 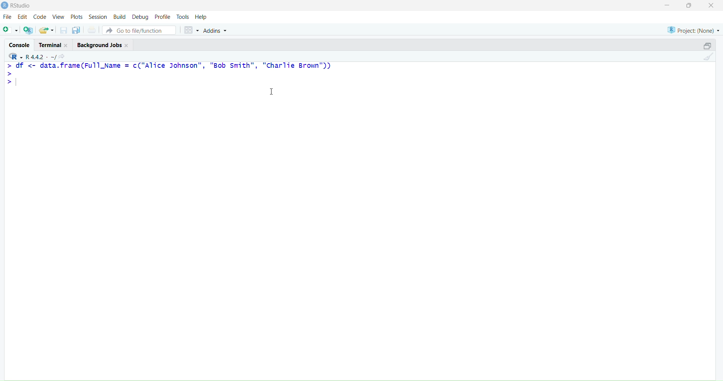 What do you see at coordinates (14, 56) in the screenshot?
I see `R` at bounding box center [14, 56].